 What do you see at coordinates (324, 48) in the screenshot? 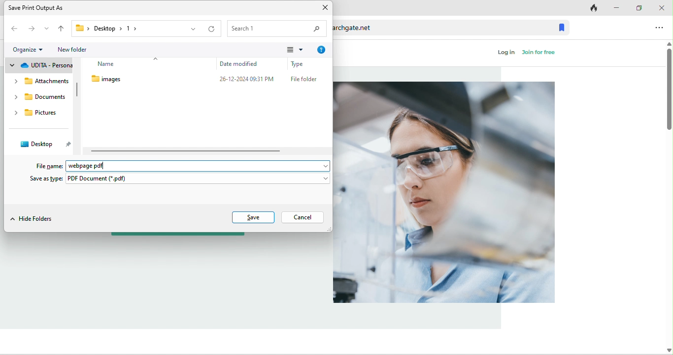
I see `help` at bounding box center [324, 48].